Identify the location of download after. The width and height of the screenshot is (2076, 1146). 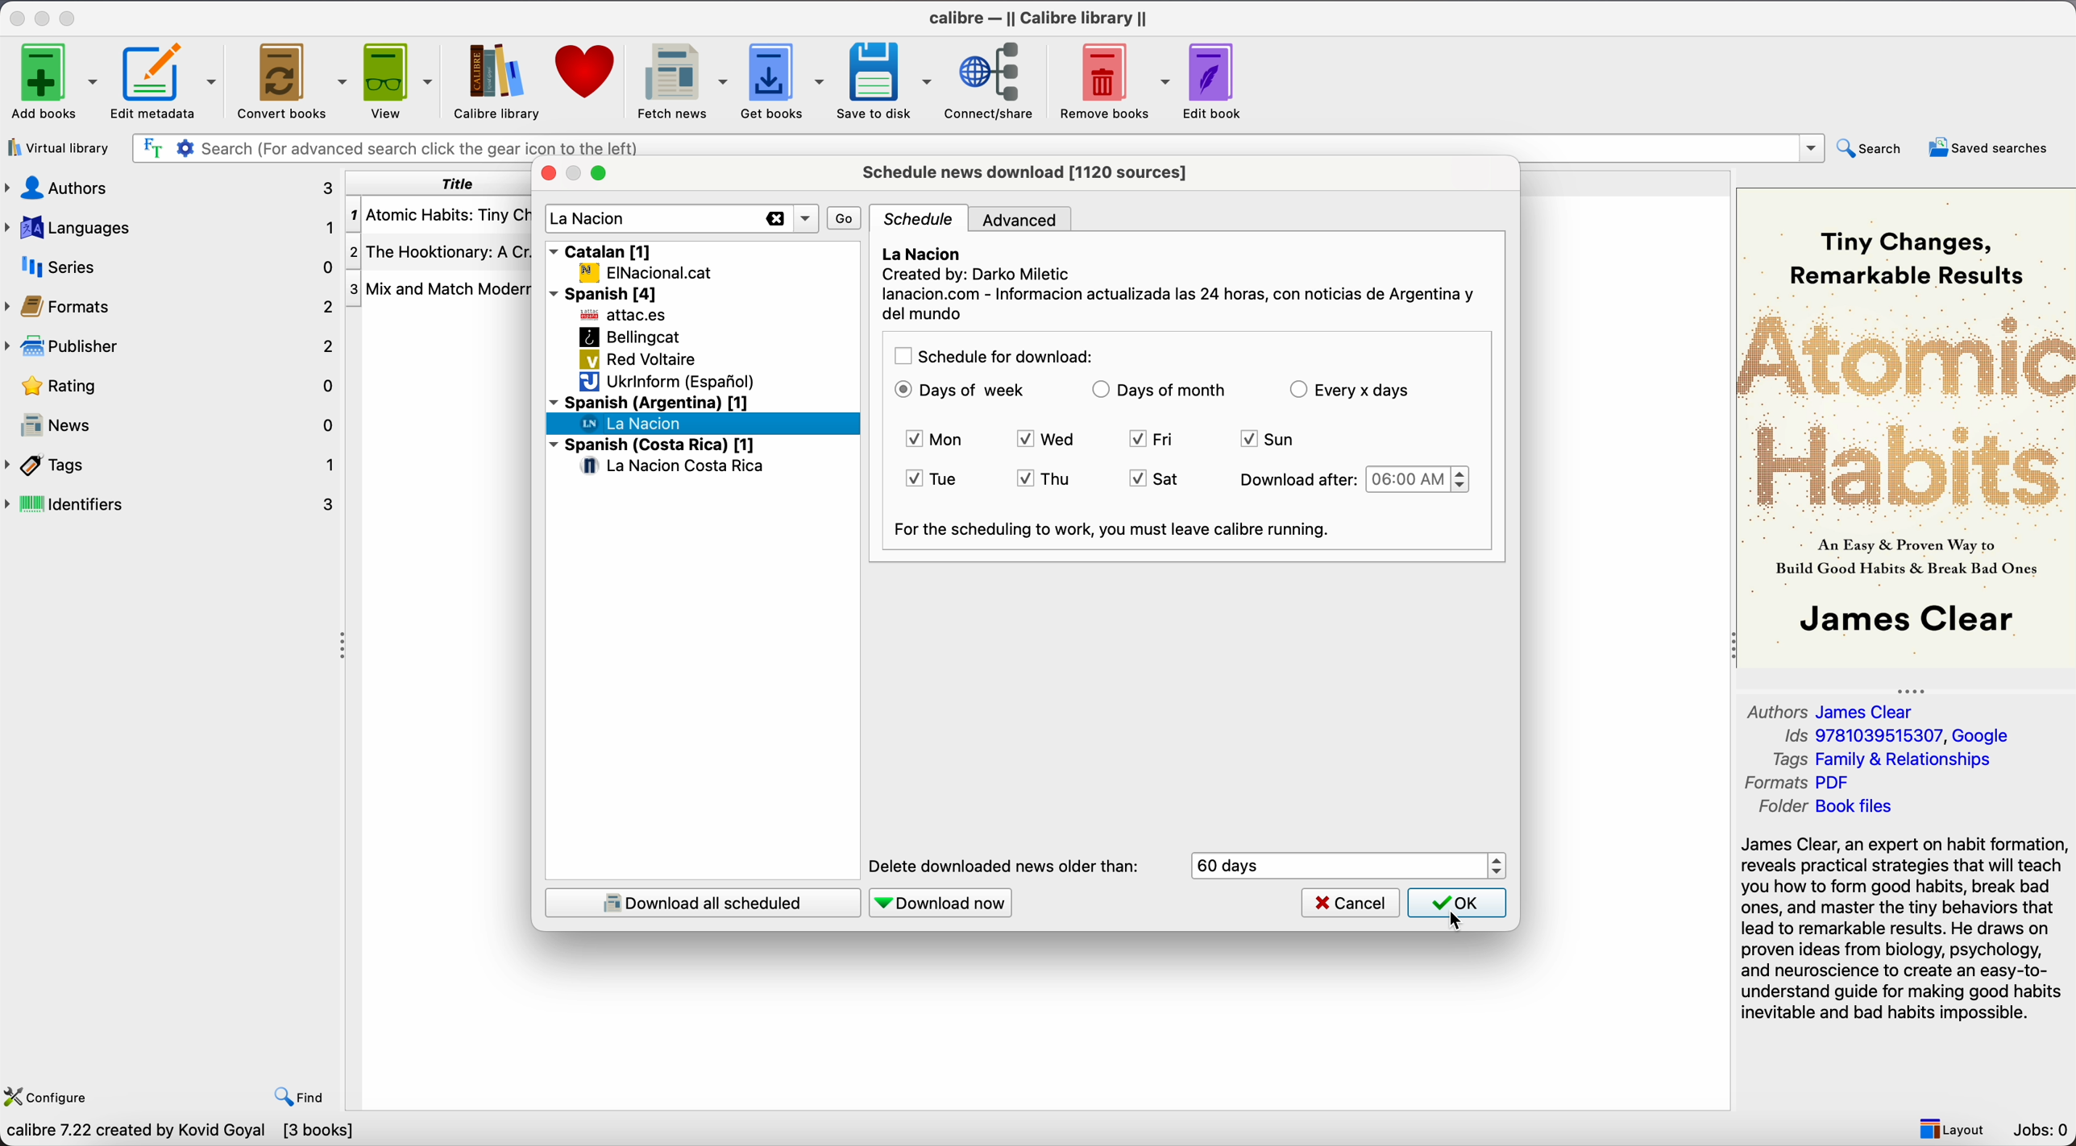
(1293, 480).